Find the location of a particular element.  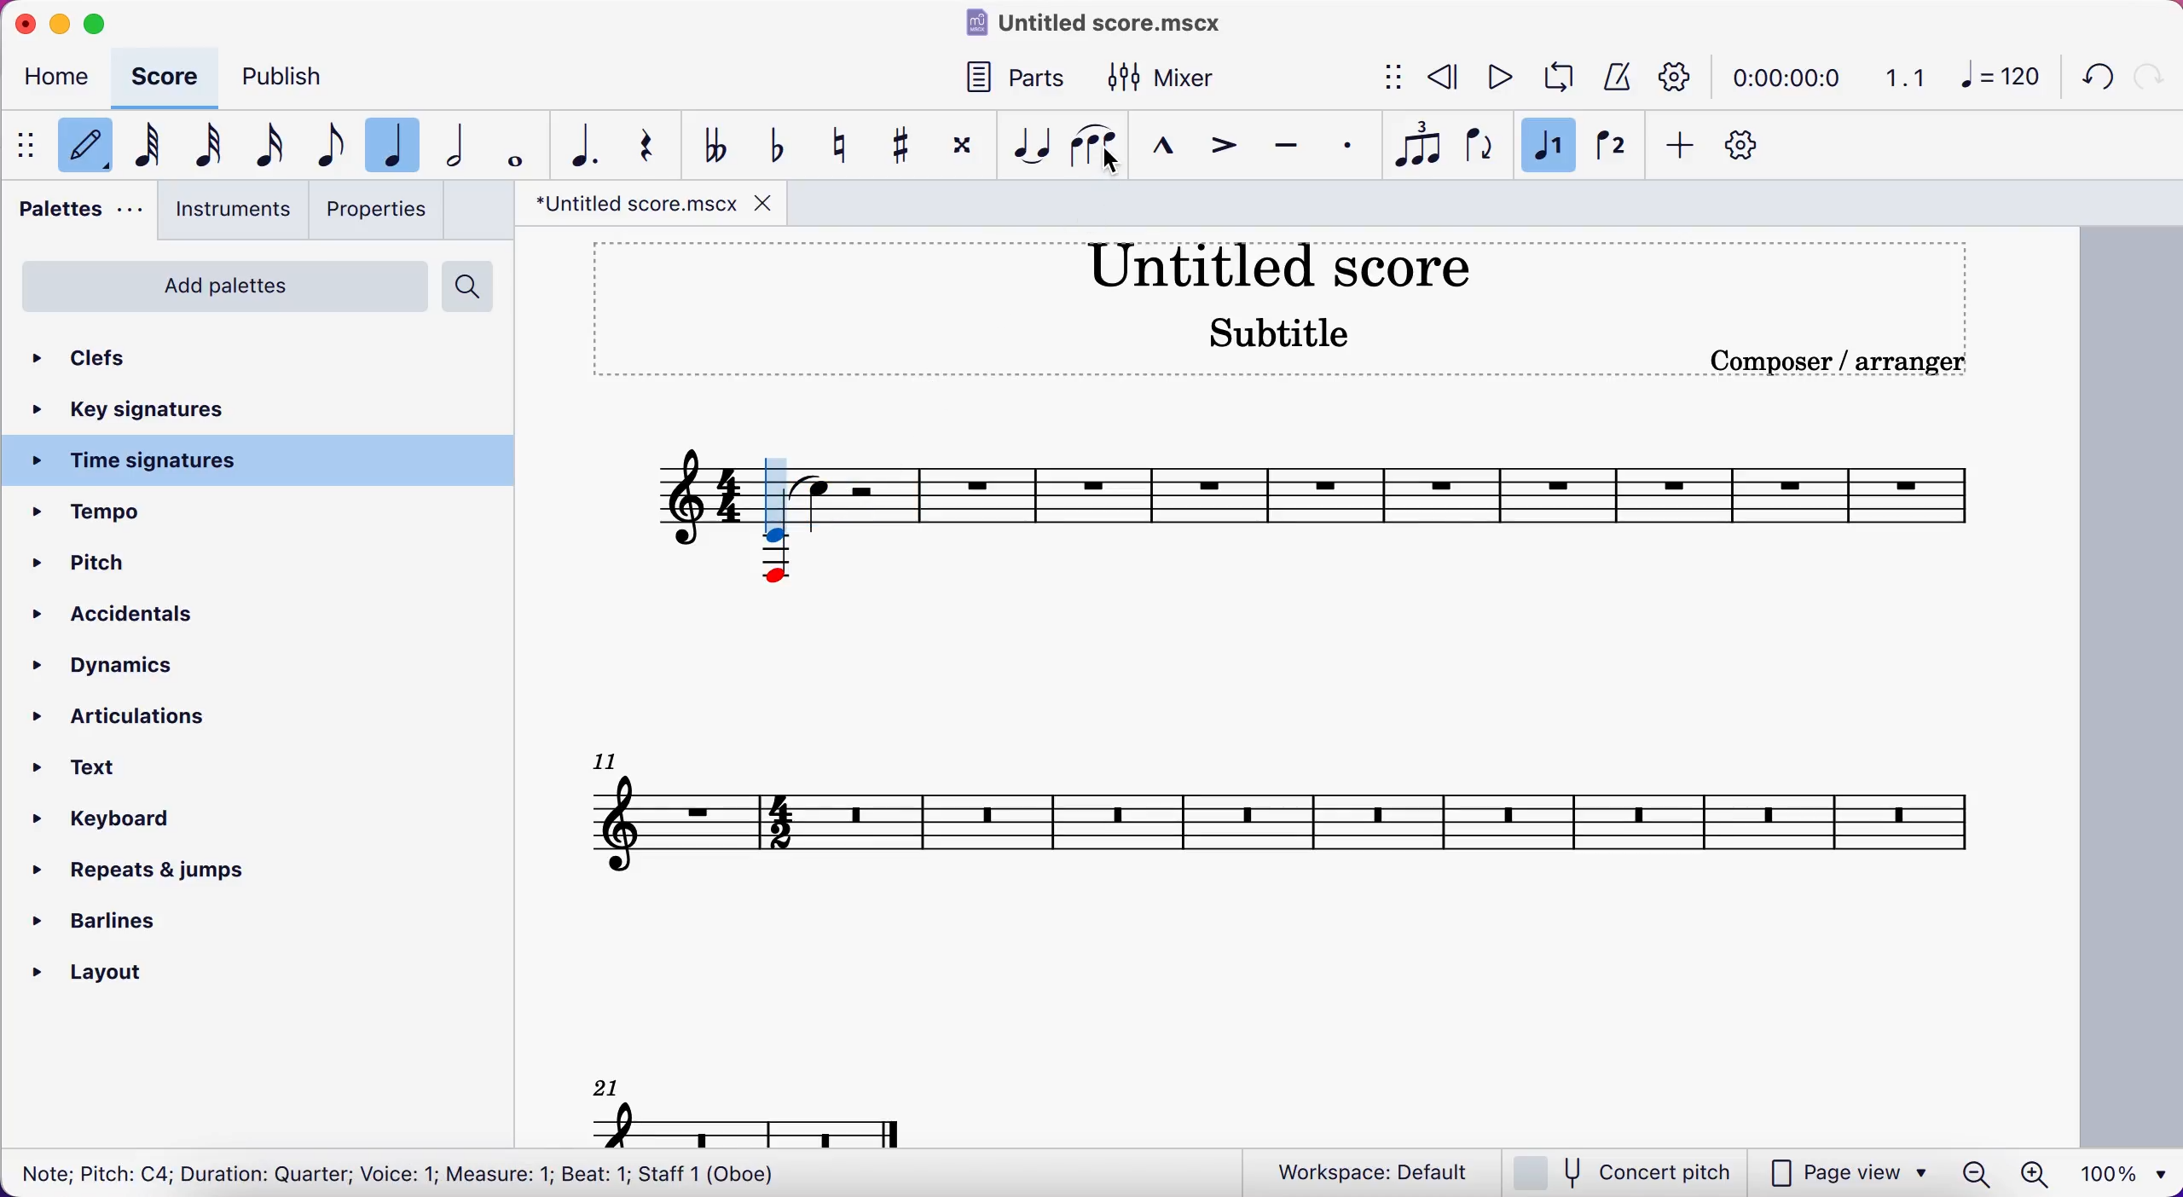

toggle flat is located at coordinates (775, 147).